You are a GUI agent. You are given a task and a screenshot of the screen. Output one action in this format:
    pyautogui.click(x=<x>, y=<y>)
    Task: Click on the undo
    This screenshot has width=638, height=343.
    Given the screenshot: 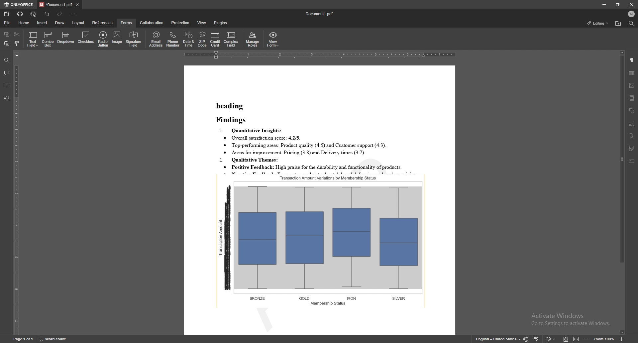 What is the action you would take?
    pyautogui.click(x=47, y=14)
    